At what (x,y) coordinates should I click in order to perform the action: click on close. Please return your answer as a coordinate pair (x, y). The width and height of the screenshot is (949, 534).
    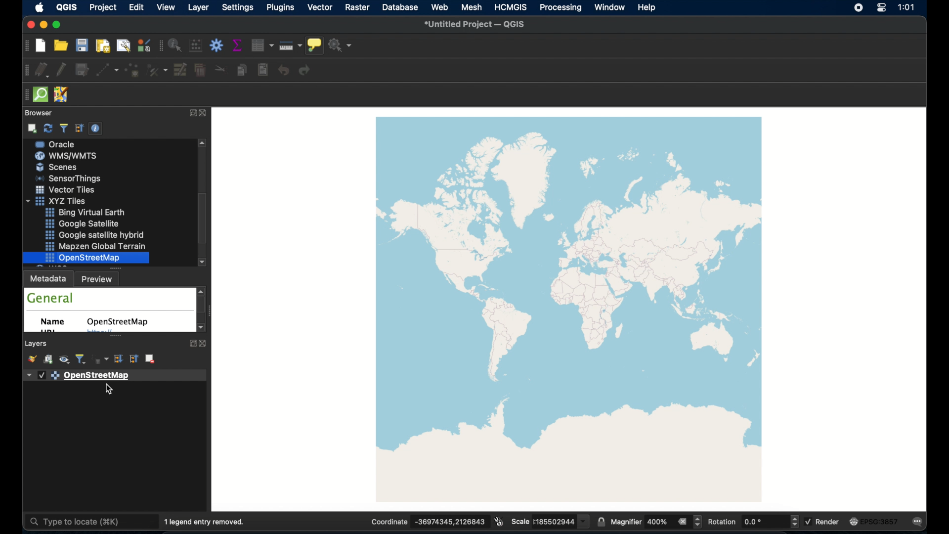
    Looking at the image, I should click on (204, 114).